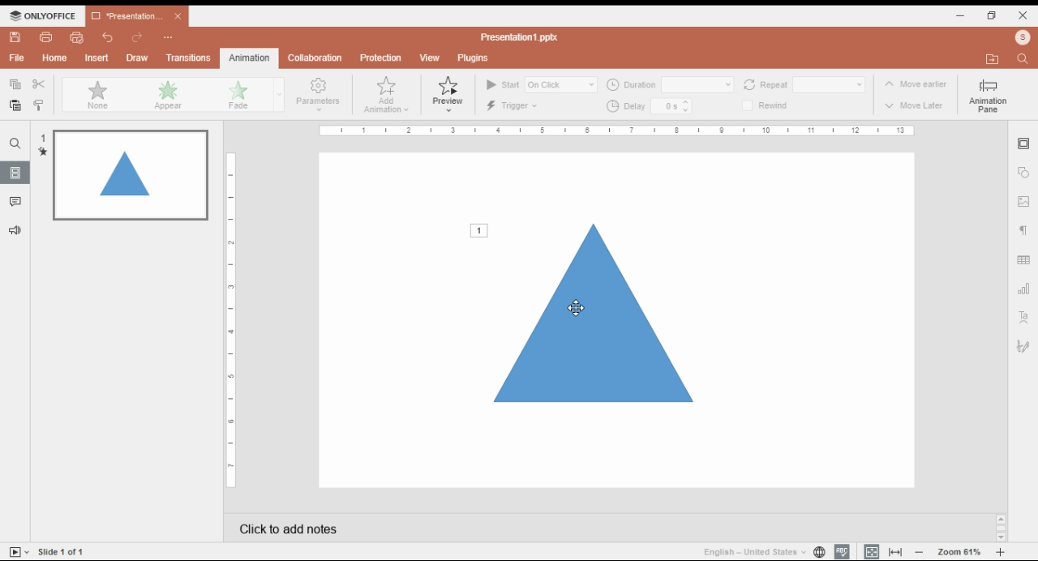 This screenshot has height=561, width=1038. What do you see at coordinates (1023, 316) in the screenshot?
I see `text art settings` at bounding box center [1023, 316].